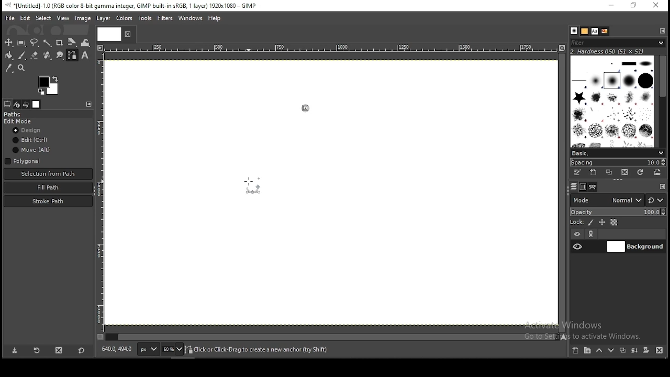 The height and width of the screenshot is (377, 670). Describe the element at coordinates (664, 186) in the screenshot. I see `configure this tab` at that location.